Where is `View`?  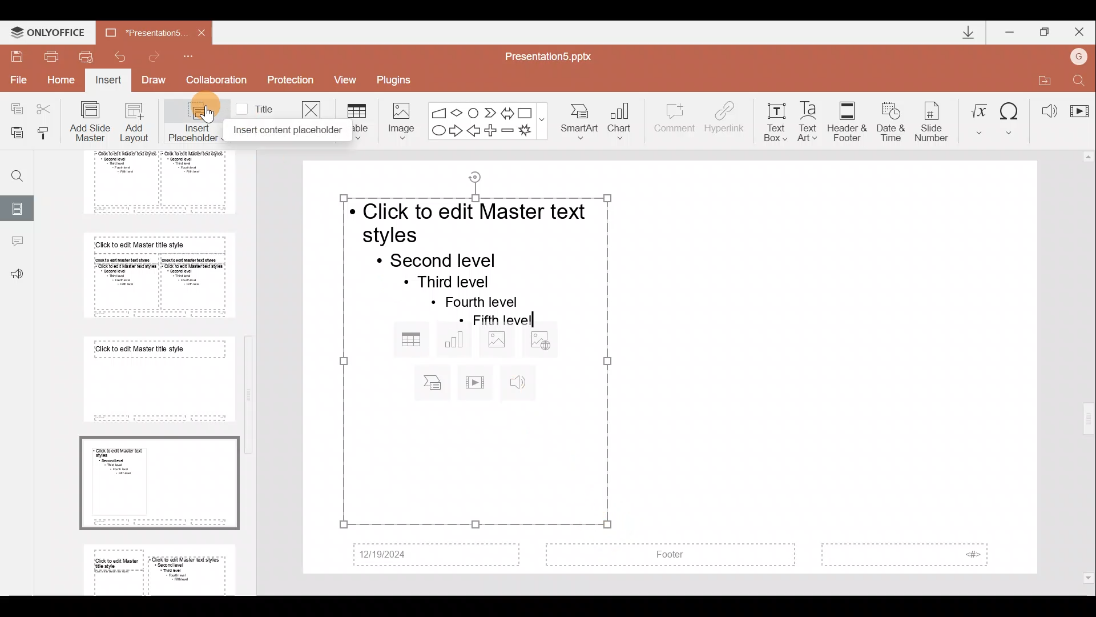
View is located at coordinates (349, 79).